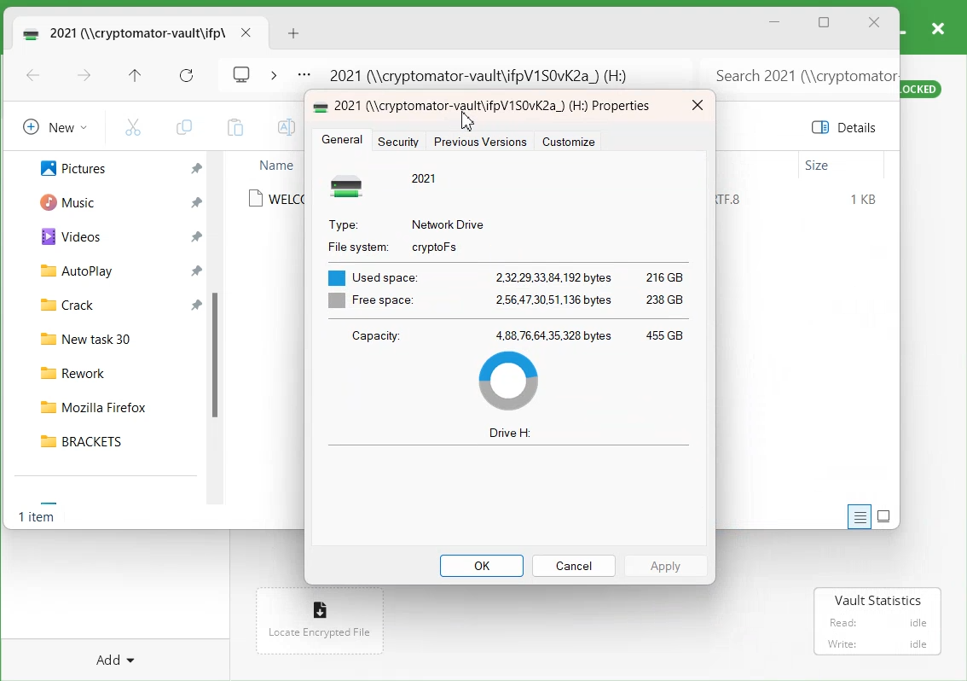  What do you see at coordinates (273, 73) in the screenshot?
I see `Drop down box` at bounding box center [273, 73].